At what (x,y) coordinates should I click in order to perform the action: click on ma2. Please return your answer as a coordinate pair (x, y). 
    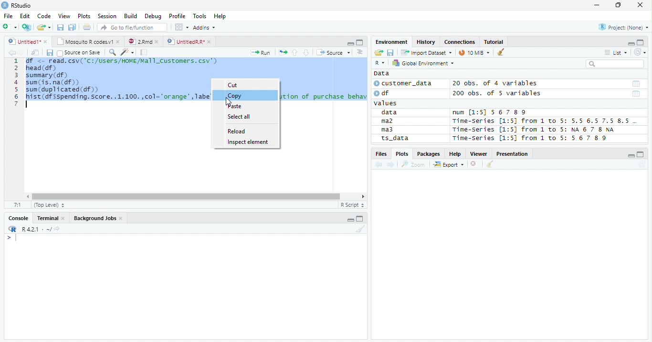
    Looking at the image, I should click on (389, 122).